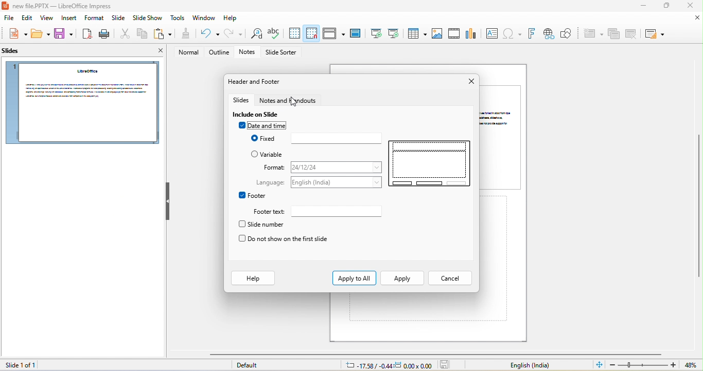 The image size is (703, 371). Describe the element at coordinates (179, 18) in the screenshot. I see `tools` at that location.